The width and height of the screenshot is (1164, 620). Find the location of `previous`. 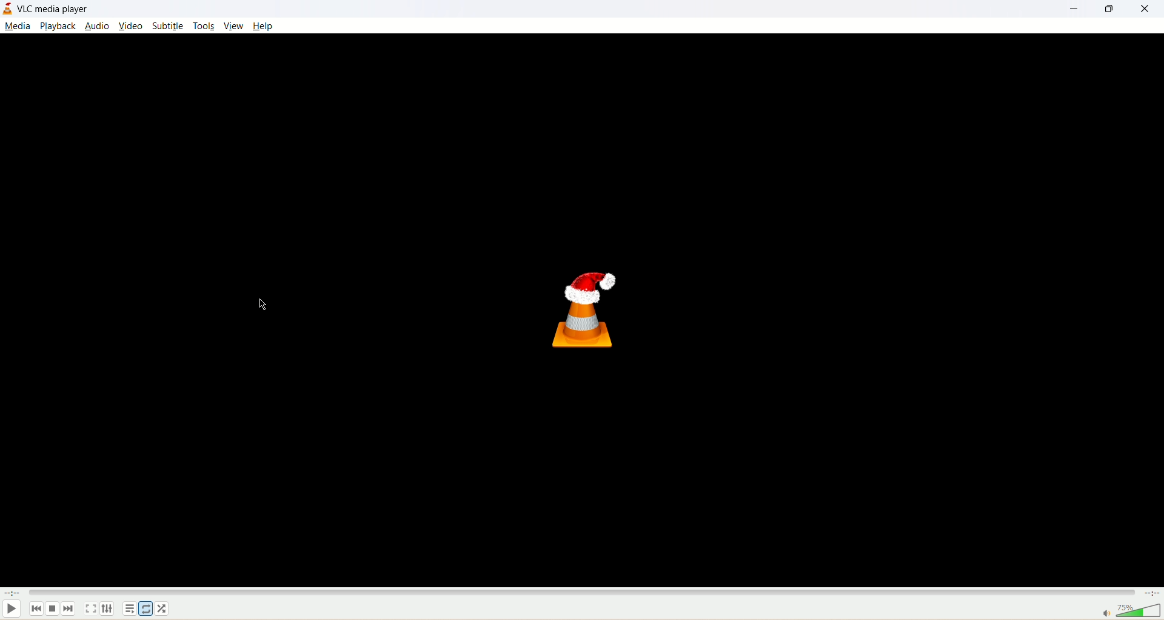

previous is located at coordinates (35, 610).